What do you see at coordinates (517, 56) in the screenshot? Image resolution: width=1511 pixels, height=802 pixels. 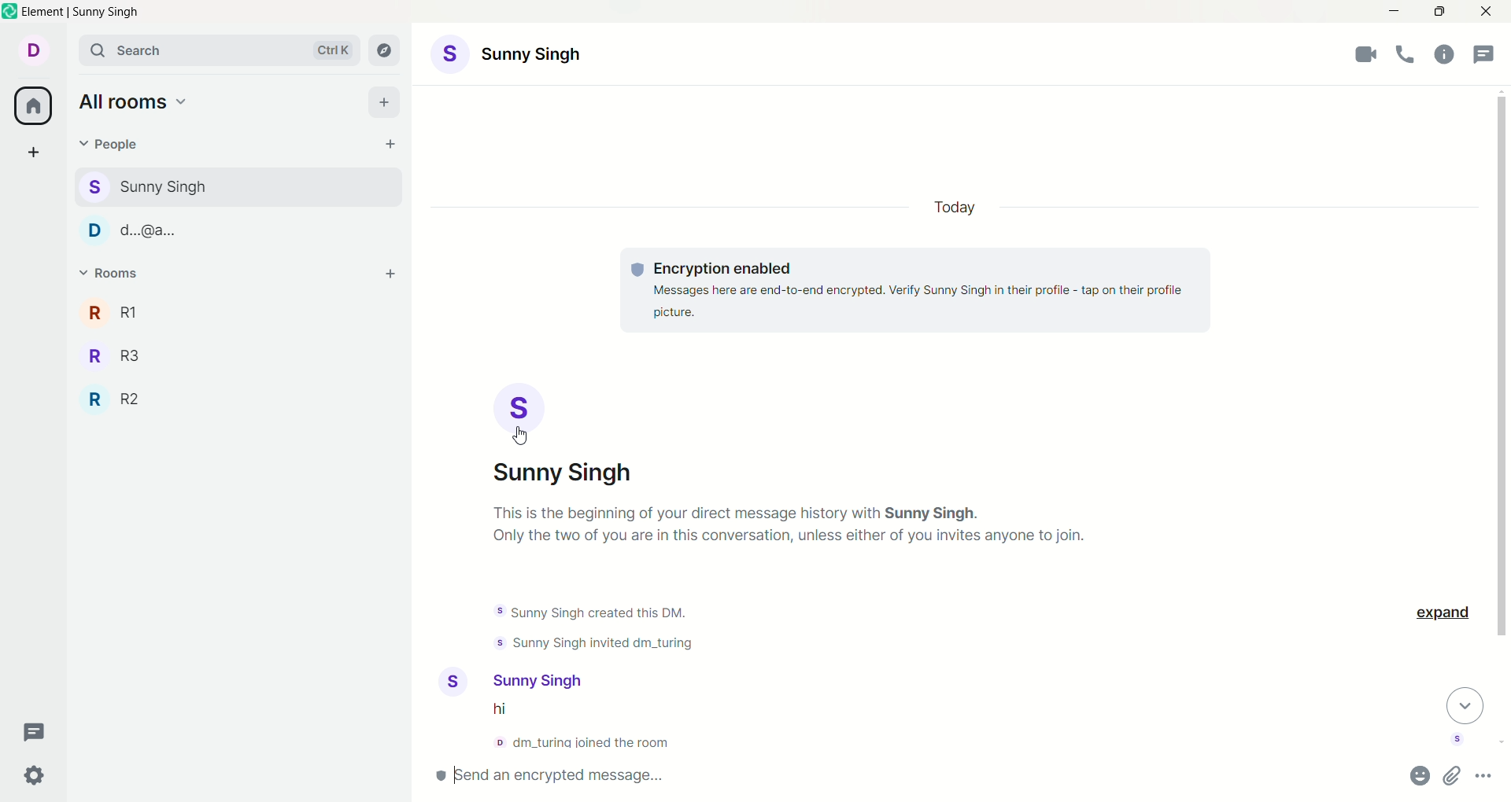 I see `account` at bounding box center [517, 56].